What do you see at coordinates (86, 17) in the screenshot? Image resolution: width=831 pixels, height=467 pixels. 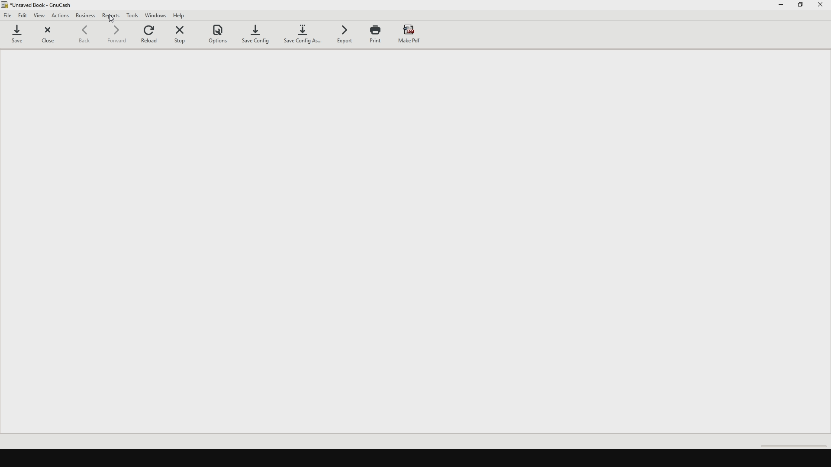 I see `business` at bounding box center [86, 17].